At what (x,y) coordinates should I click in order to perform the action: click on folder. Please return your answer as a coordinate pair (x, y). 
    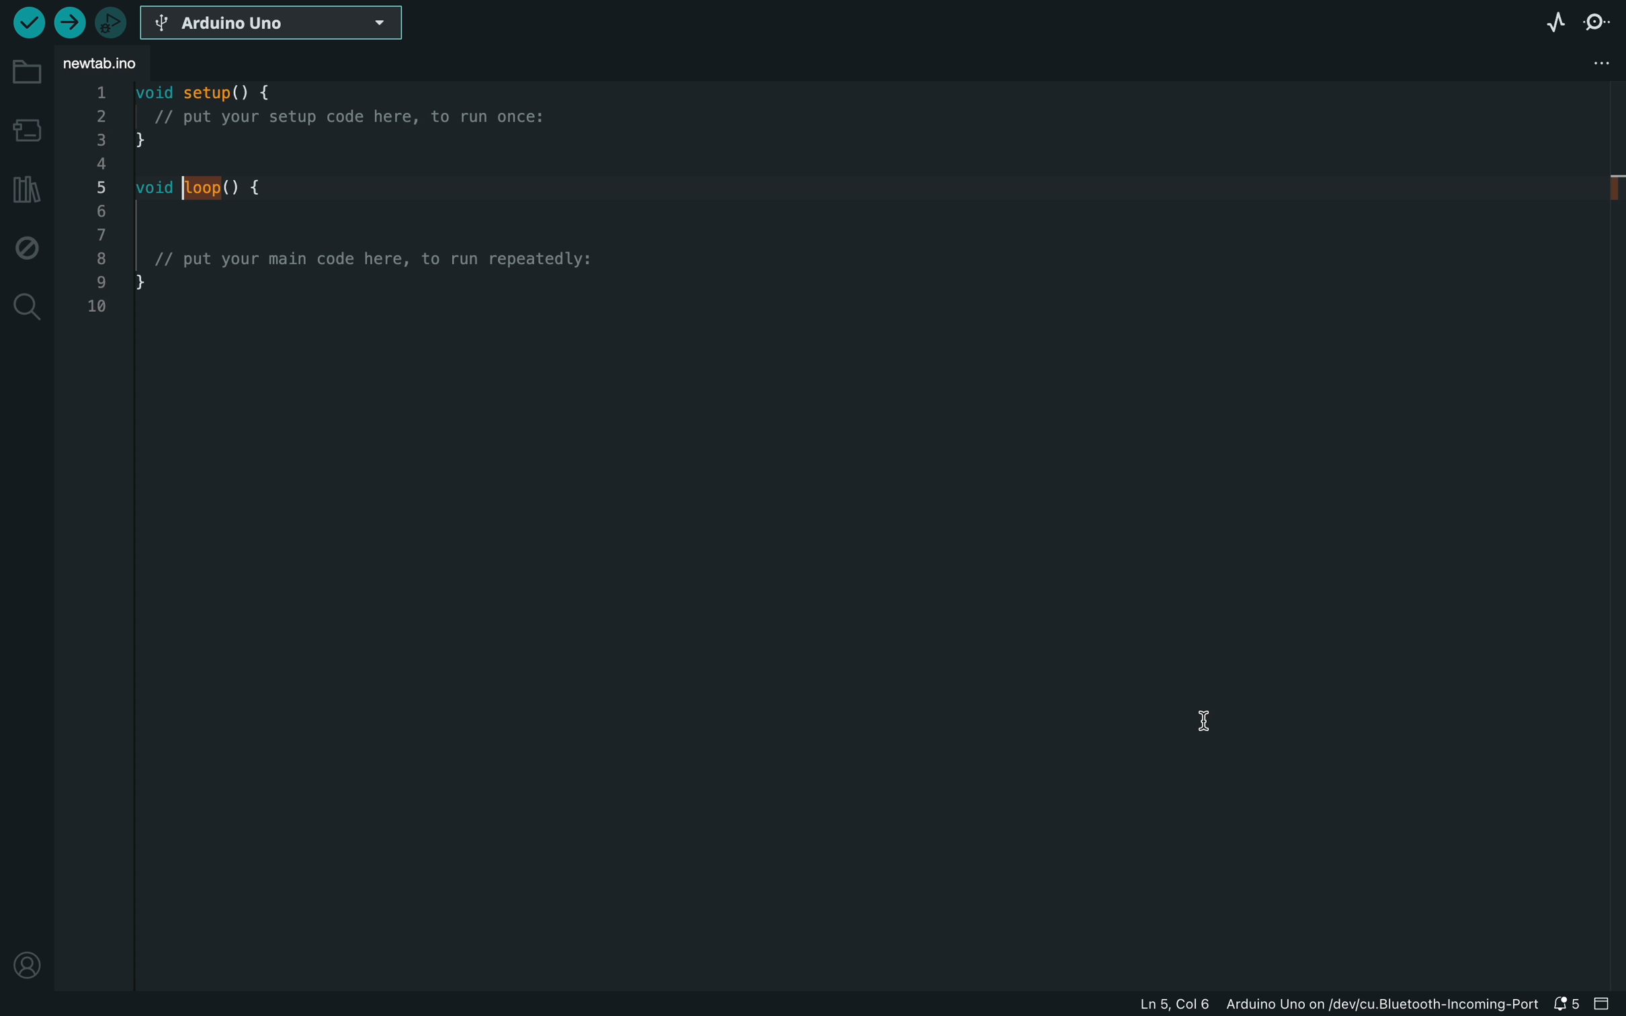
    Looking at the image, I should click on (26, 81).